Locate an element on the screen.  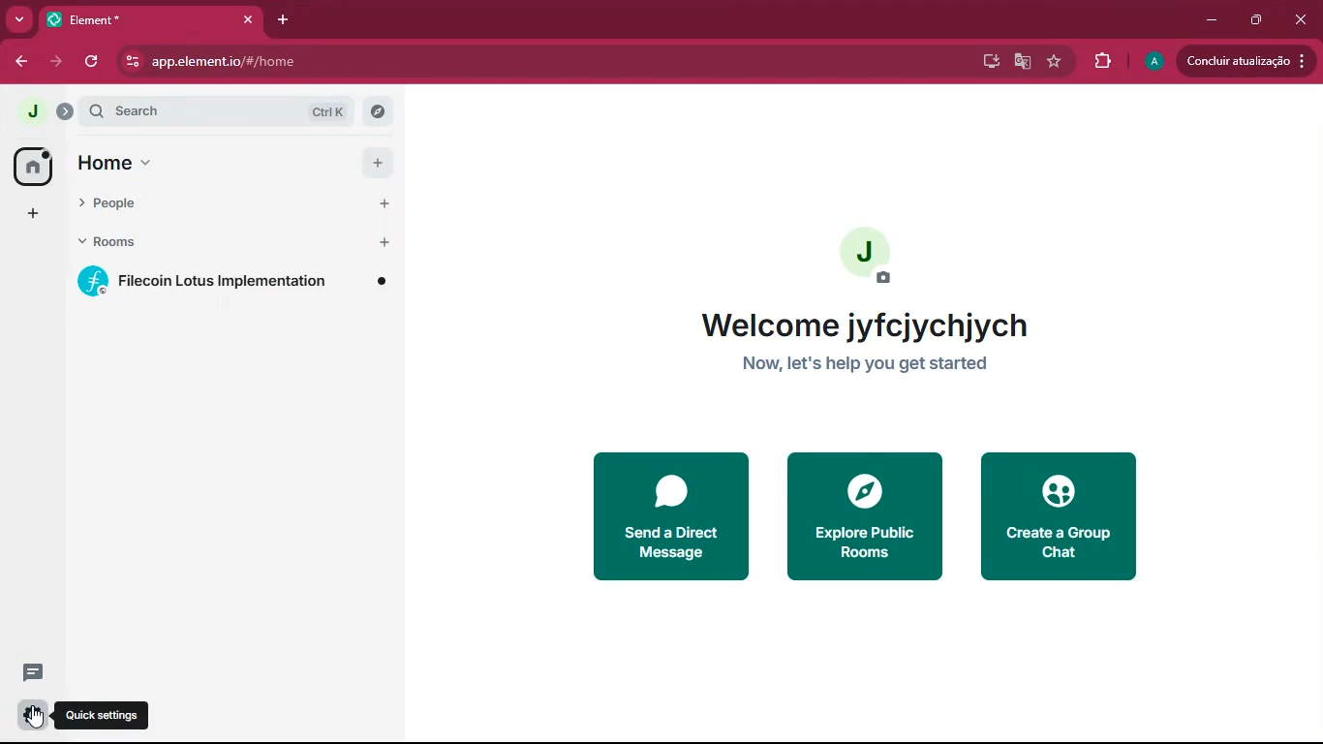
create a group chat is located at coordinates (1068, 512).